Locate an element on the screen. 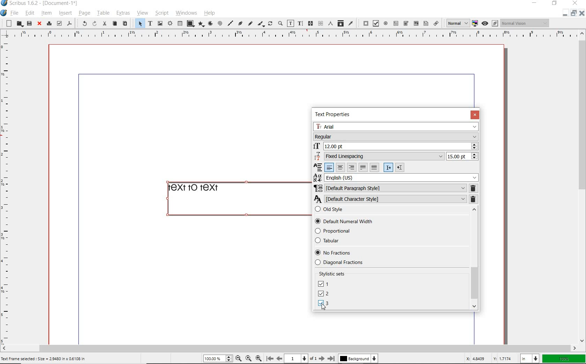  print is located at coordinates (48, 23).